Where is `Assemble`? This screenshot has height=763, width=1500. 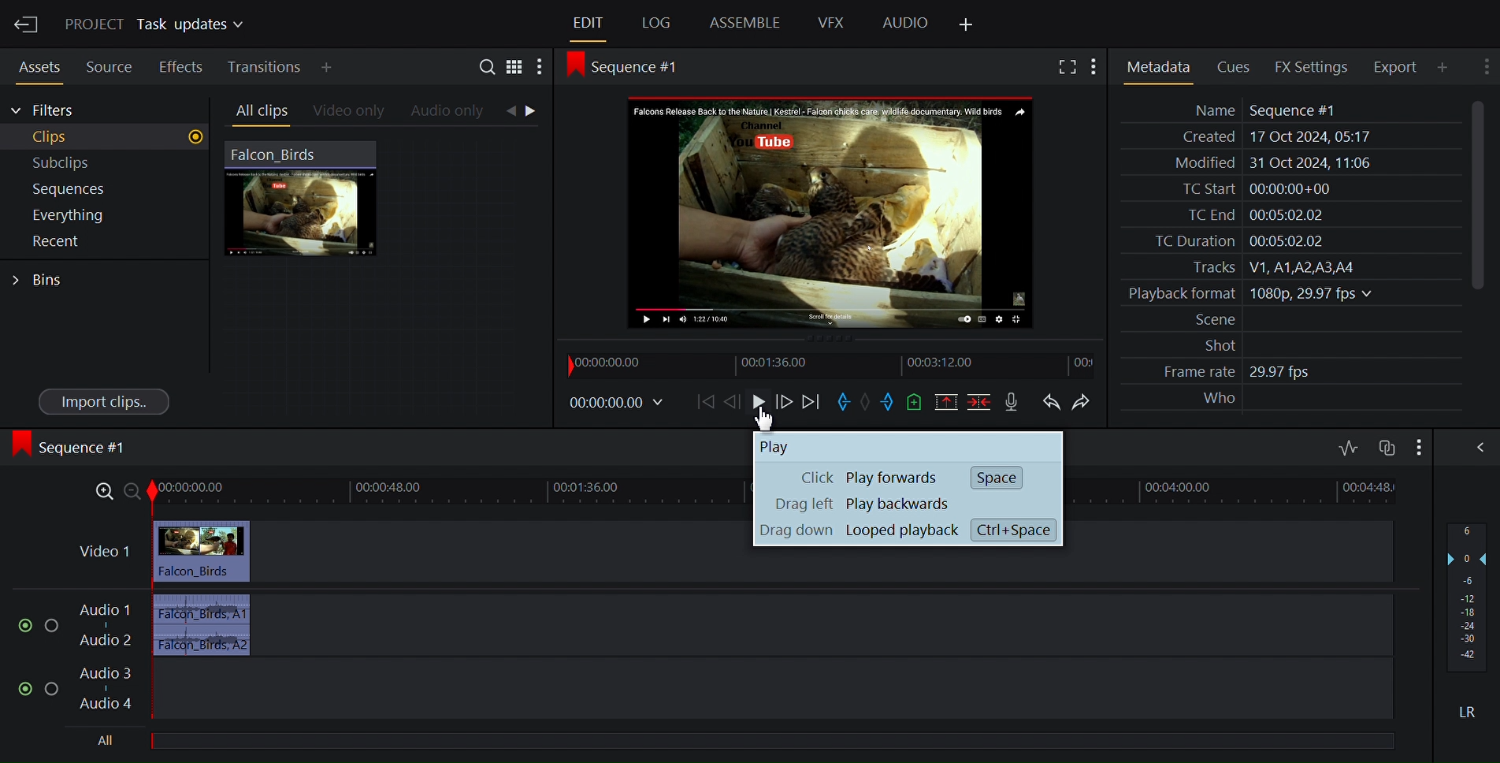
Assemble is located at coordinates (744, 24).